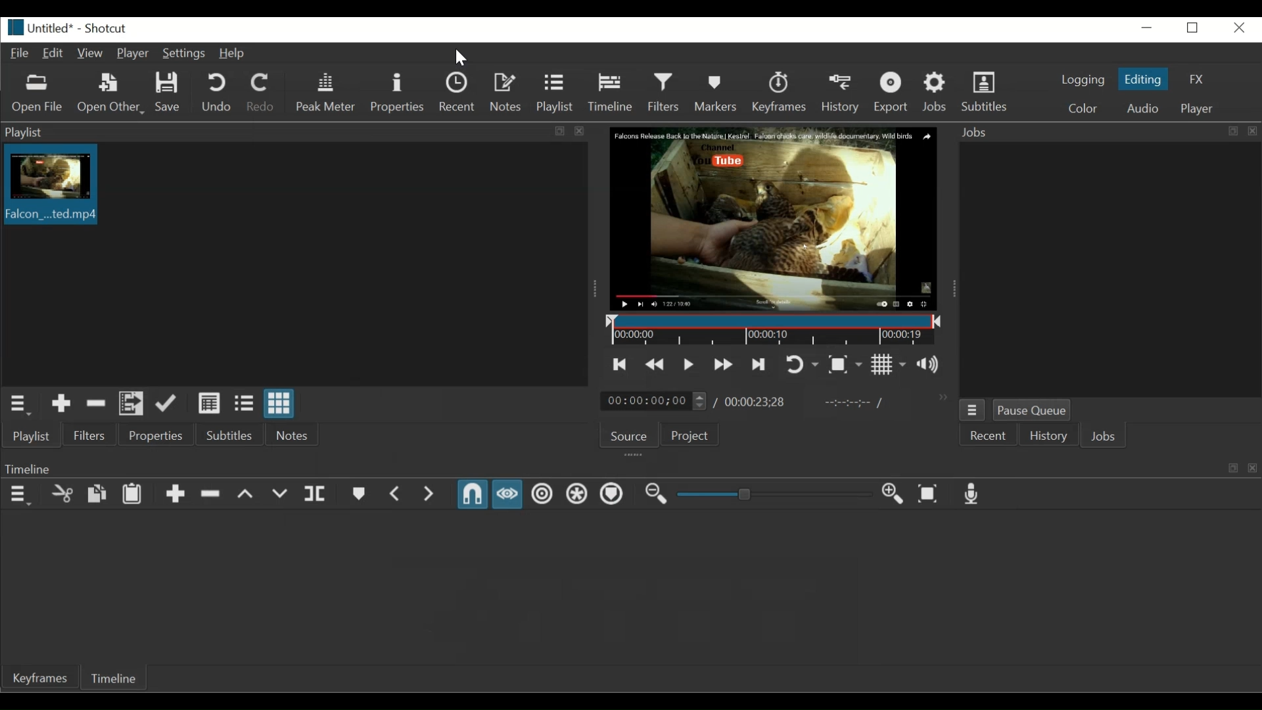  I want to click on Keyframes, so click(39, 679).